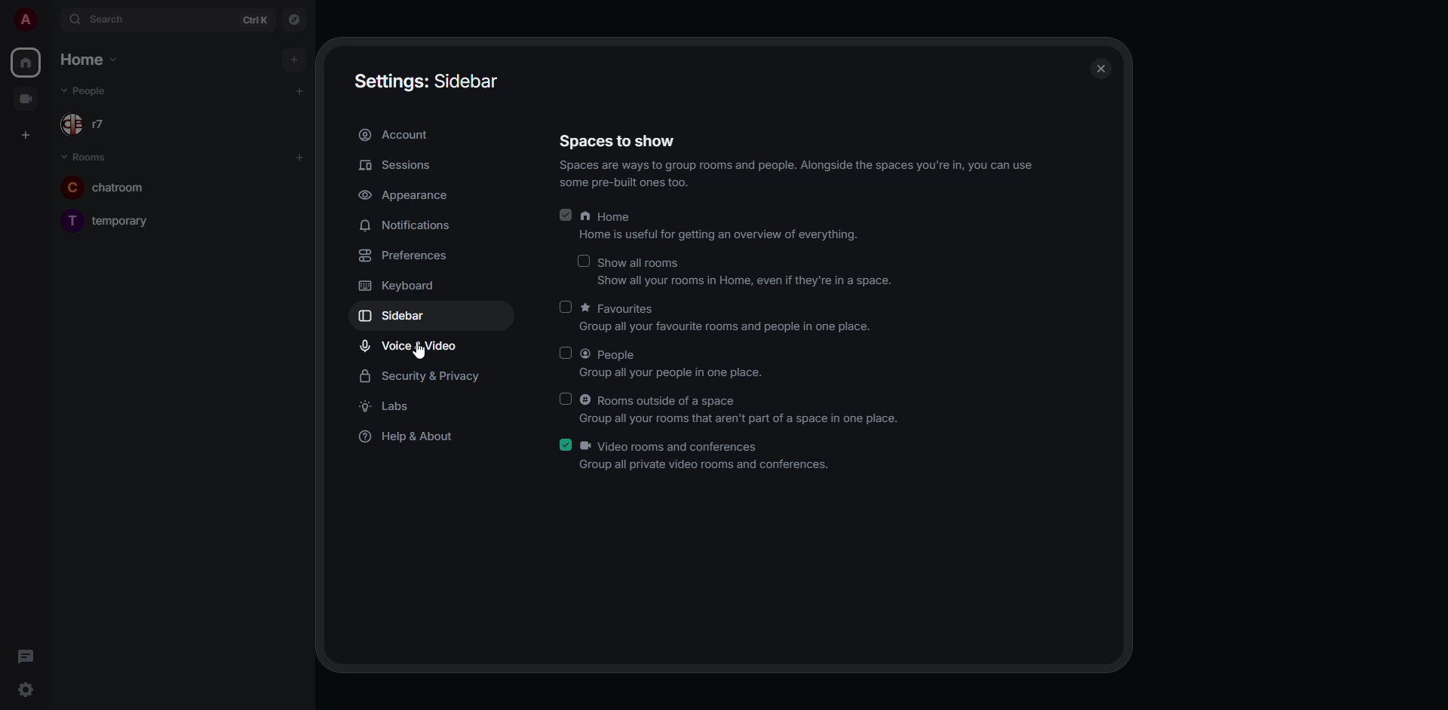 Image resolution: width=1448 pixels, height=710 pixels. What do you see at coordinates (406, 197) in the screenshot?
I see `appearance` at bounding box center [406, 197].